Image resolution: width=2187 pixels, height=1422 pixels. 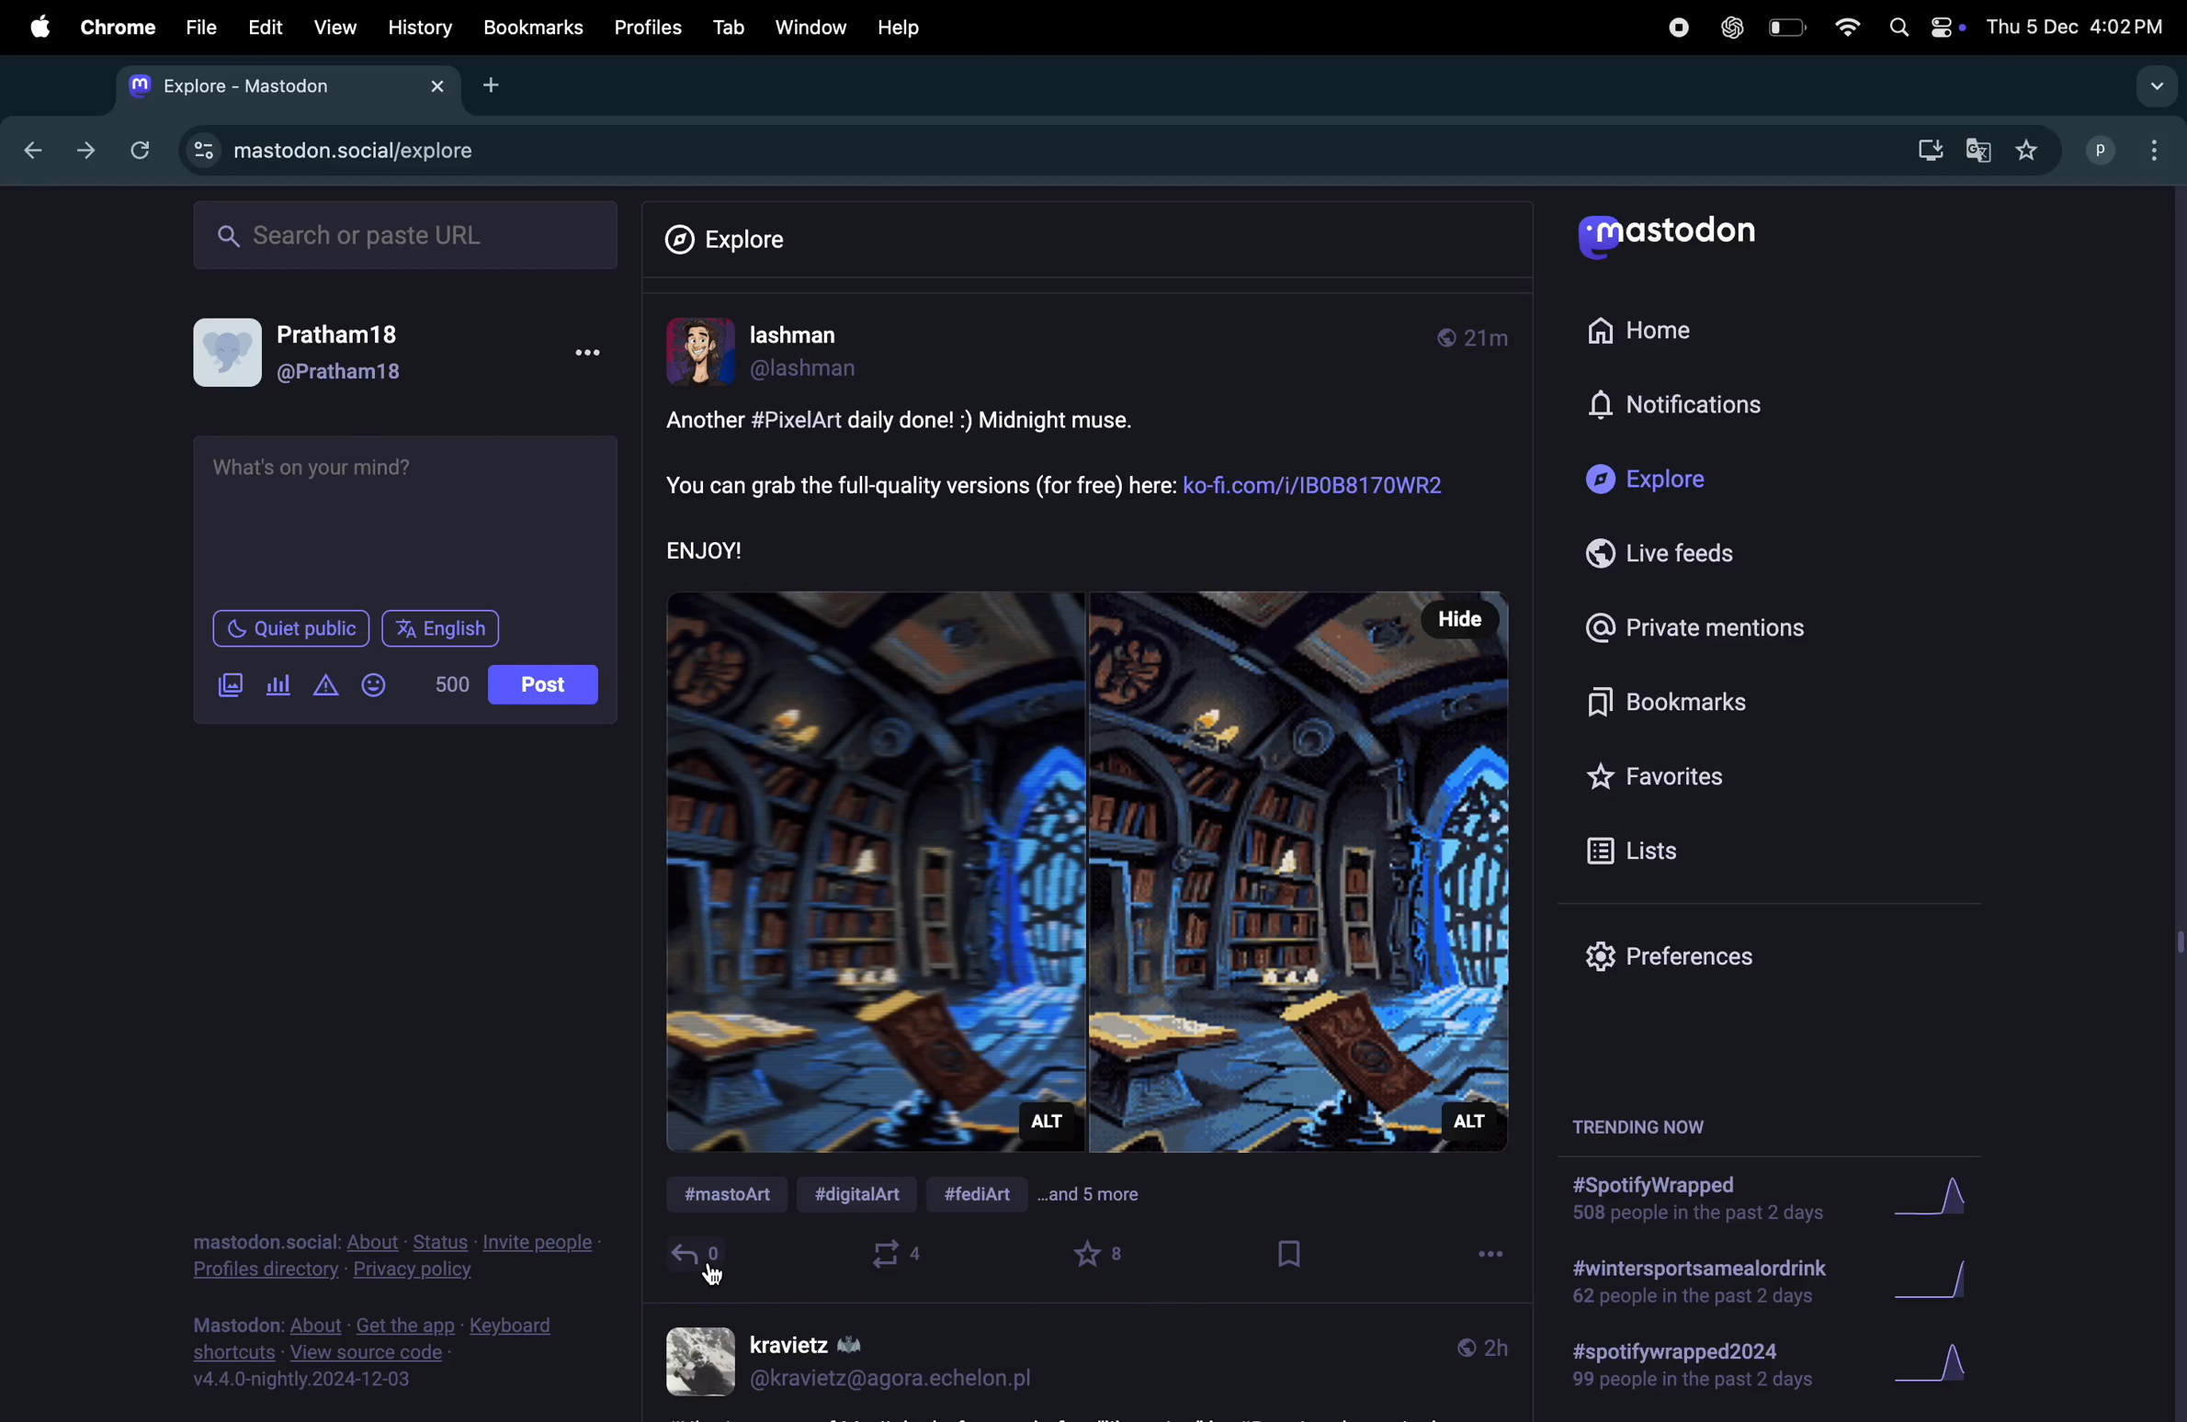 What do you see at coordinates (324, 686) in the screenshot?
I see `alert` at bounding box center [324, 686].